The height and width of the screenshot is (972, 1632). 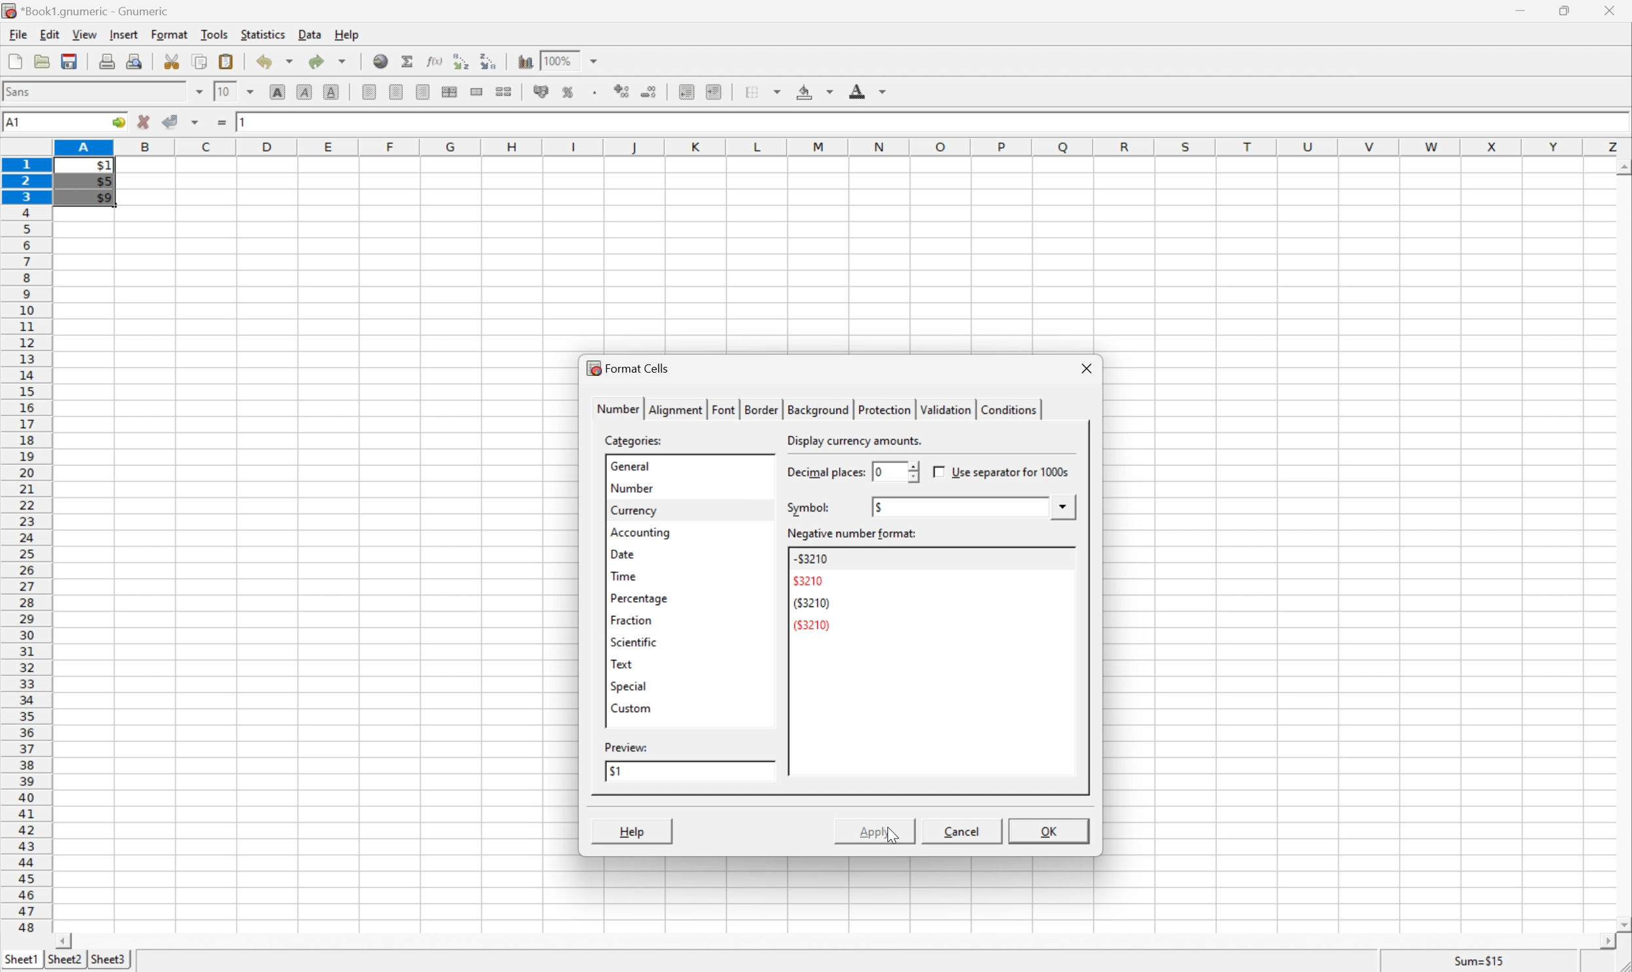 What do you see at coordinates (542, 92) in the screenshot?
I see `format selection as accounting` at bounding box center [542, 92].